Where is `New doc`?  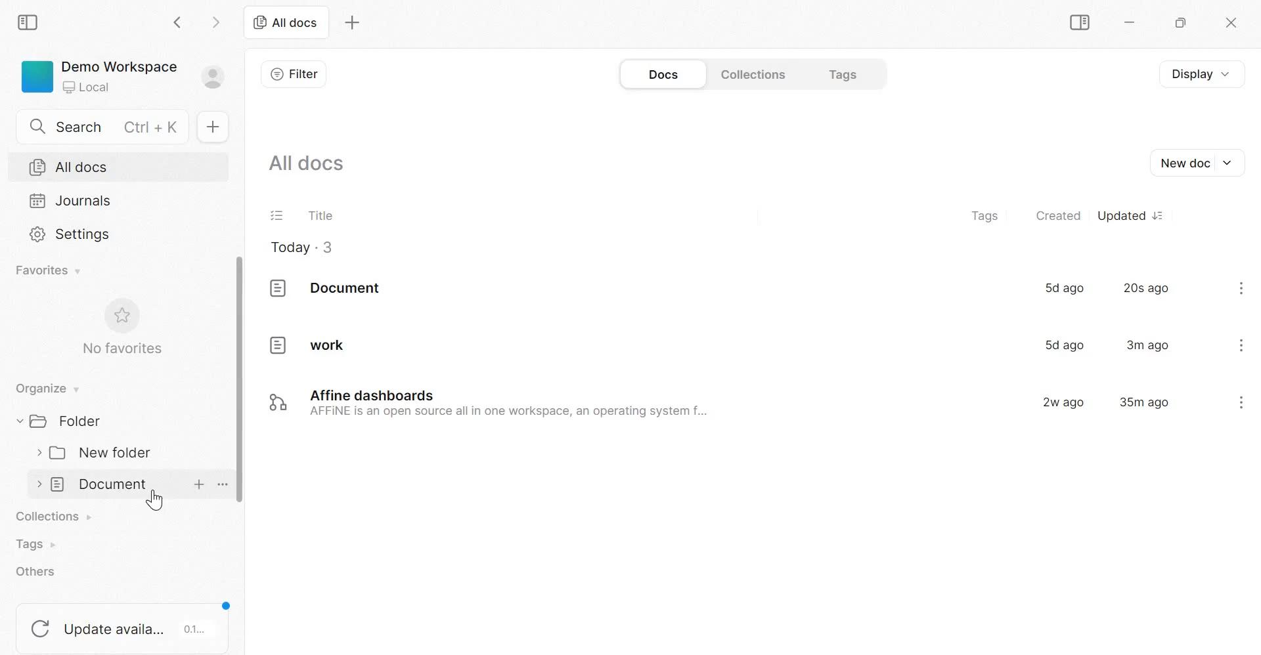
New doc is located at coordinates (210, 126).